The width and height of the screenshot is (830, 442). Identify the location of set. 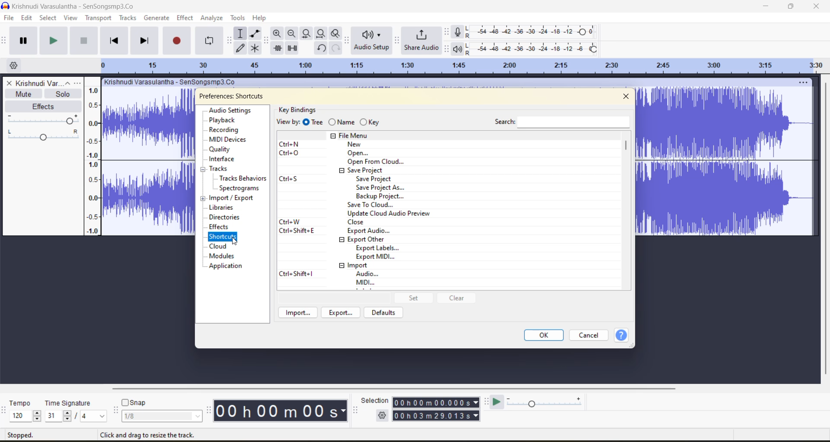
(416, 298).